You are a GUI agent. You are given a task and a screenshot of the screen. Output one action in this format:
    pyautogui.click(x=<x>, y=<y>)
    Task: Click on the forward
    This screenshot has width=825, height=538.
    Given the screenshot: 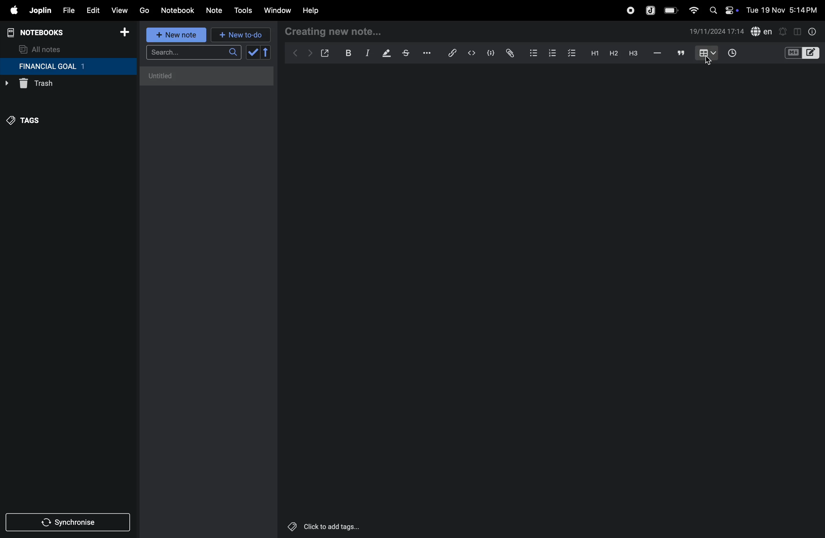 What is the action you would take?
    pyautogui.click(x=308, y=54)
    